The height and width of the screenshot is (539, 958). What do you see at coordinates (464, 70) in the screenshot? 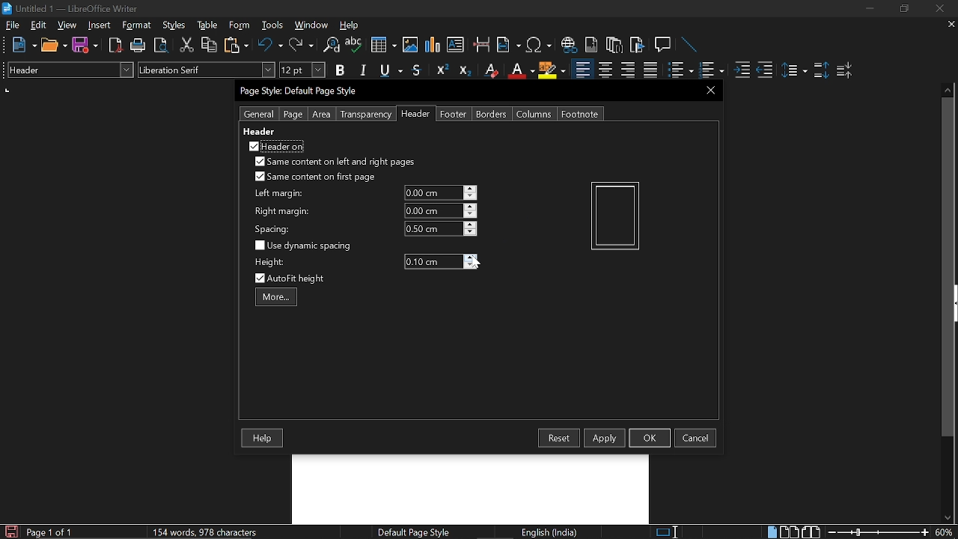
I see `Subscript` at bounding box center [464, 70].